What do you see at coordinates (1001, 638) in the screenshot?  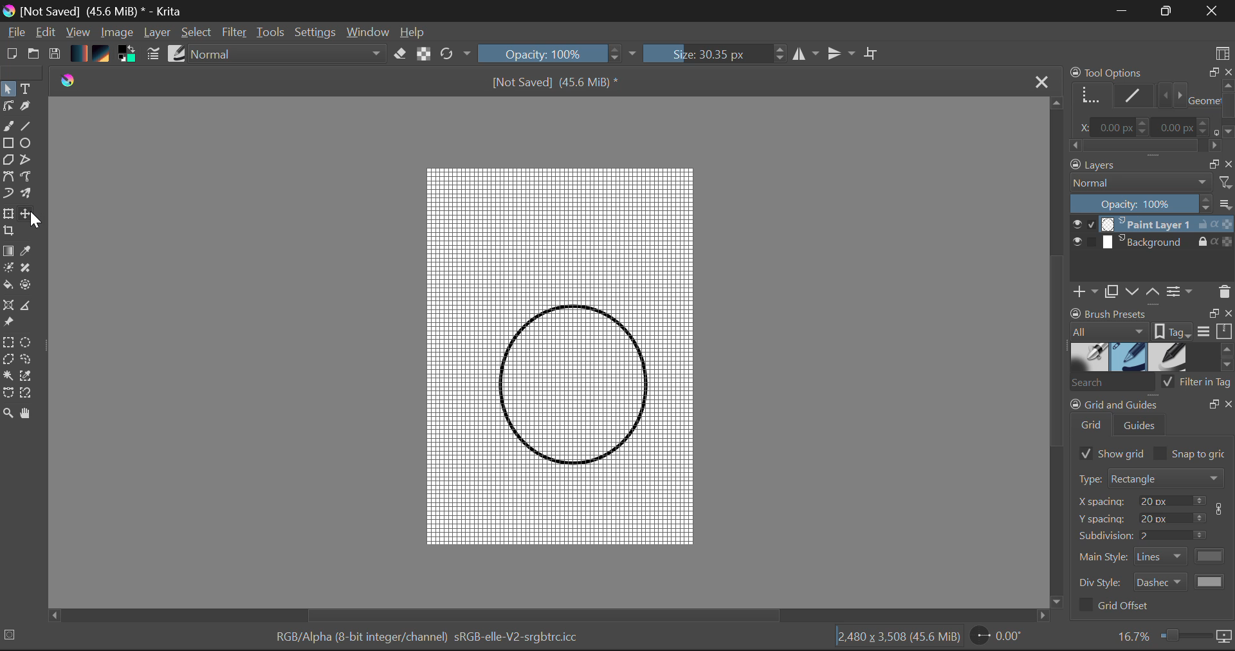 I see `Page Rotation` at bounding box center [1001, 638].